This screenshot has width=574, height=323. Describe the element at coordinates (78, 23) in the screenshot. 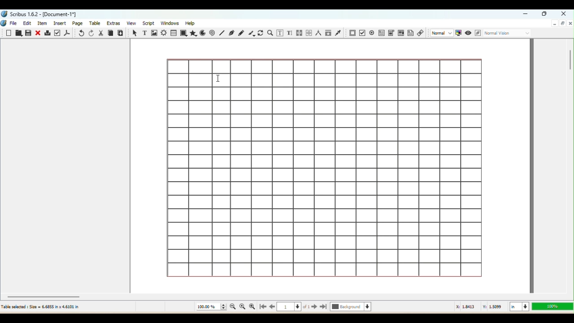

I see `Page` at that location.